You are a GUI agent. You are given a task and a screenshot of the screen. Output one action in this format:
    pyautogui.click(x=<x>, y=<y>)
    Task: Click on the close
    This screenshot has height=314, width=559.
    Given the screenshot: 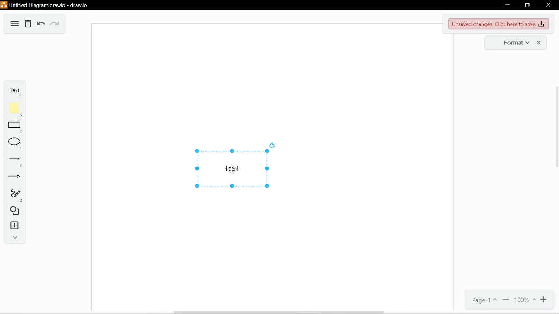 What is the action you would take?
    pyautogui.click(x=539, y=43)
    